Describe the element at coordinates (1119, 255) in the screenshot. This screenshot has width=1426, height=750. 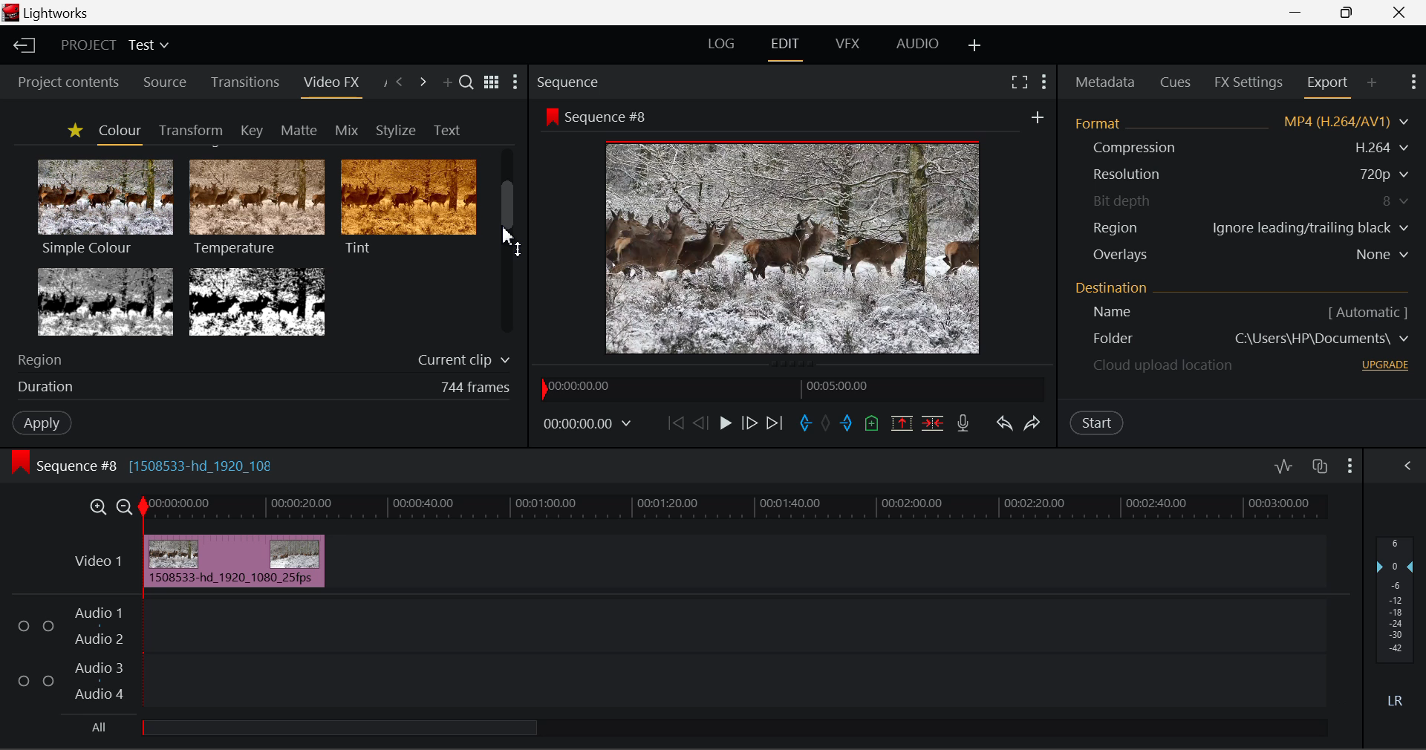
I see `Overlays` at that location.